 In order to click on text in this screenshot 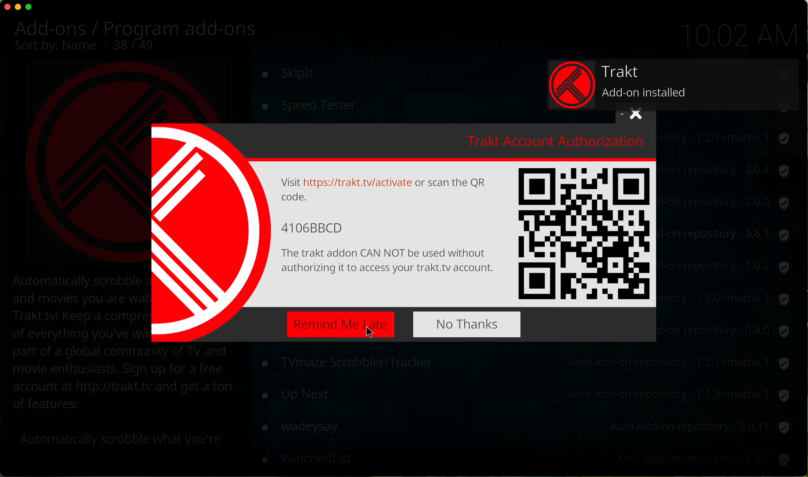, I will do `click(387, 187)`.